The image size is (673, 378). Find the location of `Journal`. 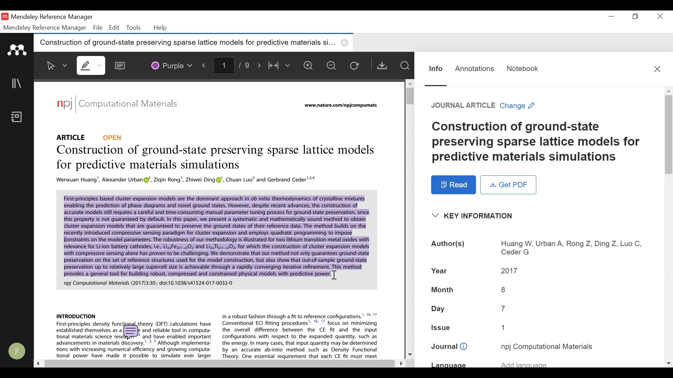

Journal is located at coordinates (449, 347).